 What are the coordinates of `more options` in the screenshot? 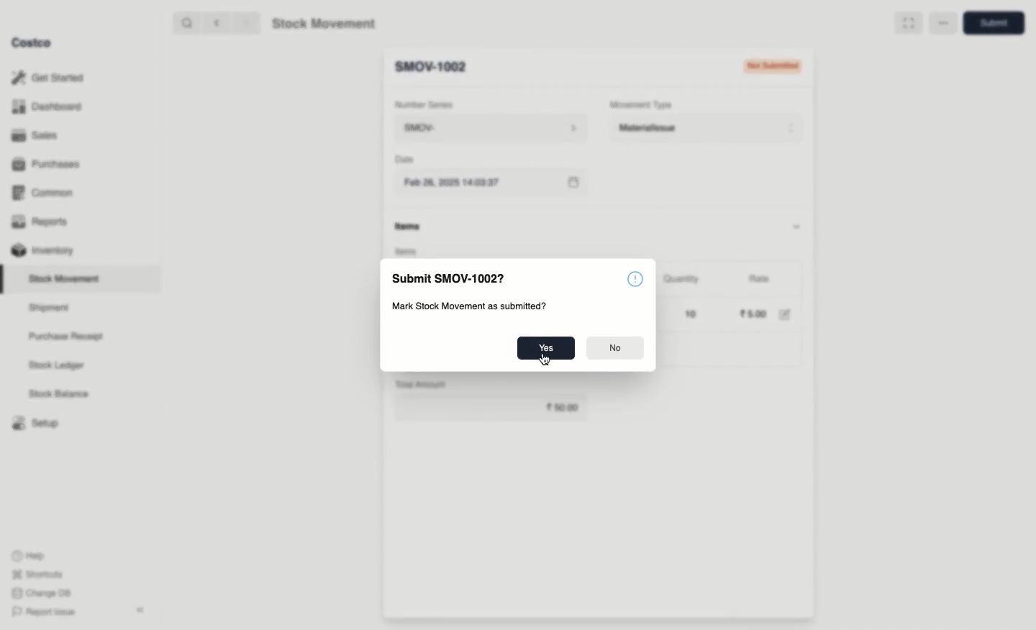 It's located at (942, 24).